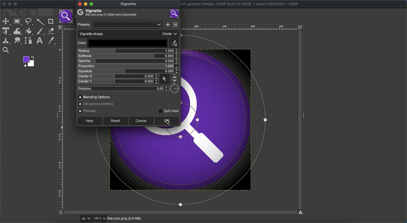  Describe the element at coordinates (5, 31) in the screenshot. I see `Unified transformation` at that location.